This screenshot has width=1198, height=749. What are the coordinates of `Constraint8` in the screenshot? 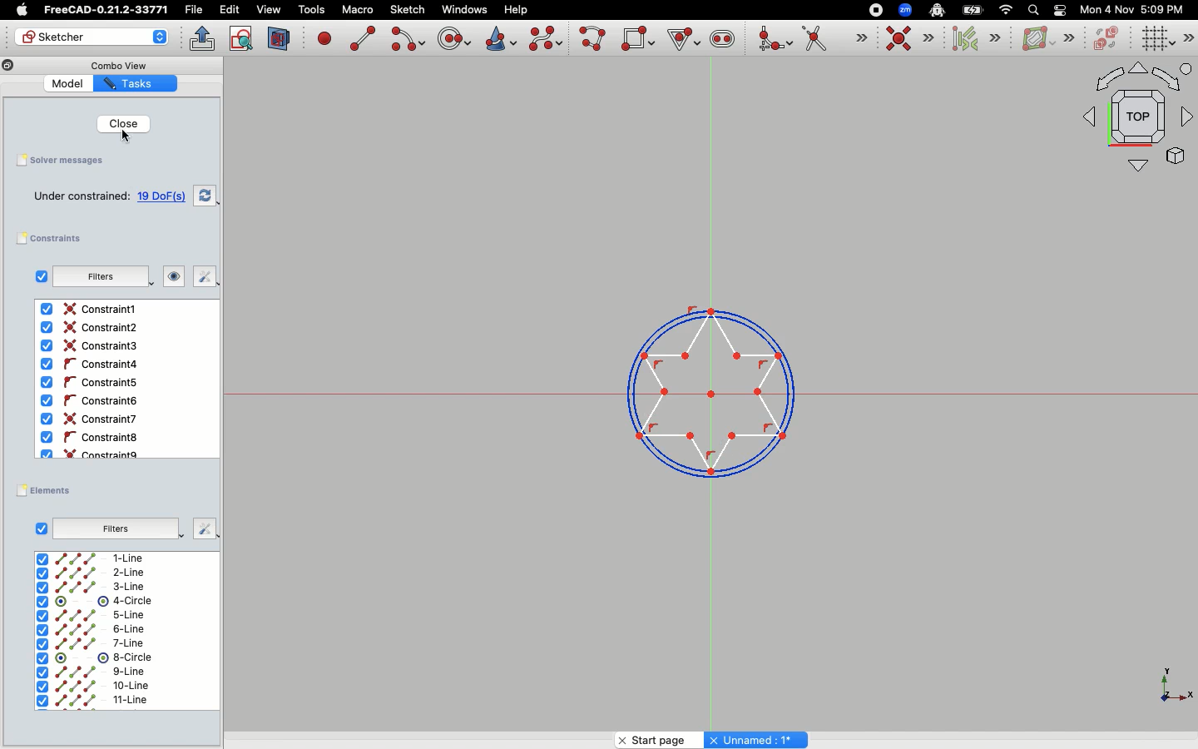 It's located at (92, 438).